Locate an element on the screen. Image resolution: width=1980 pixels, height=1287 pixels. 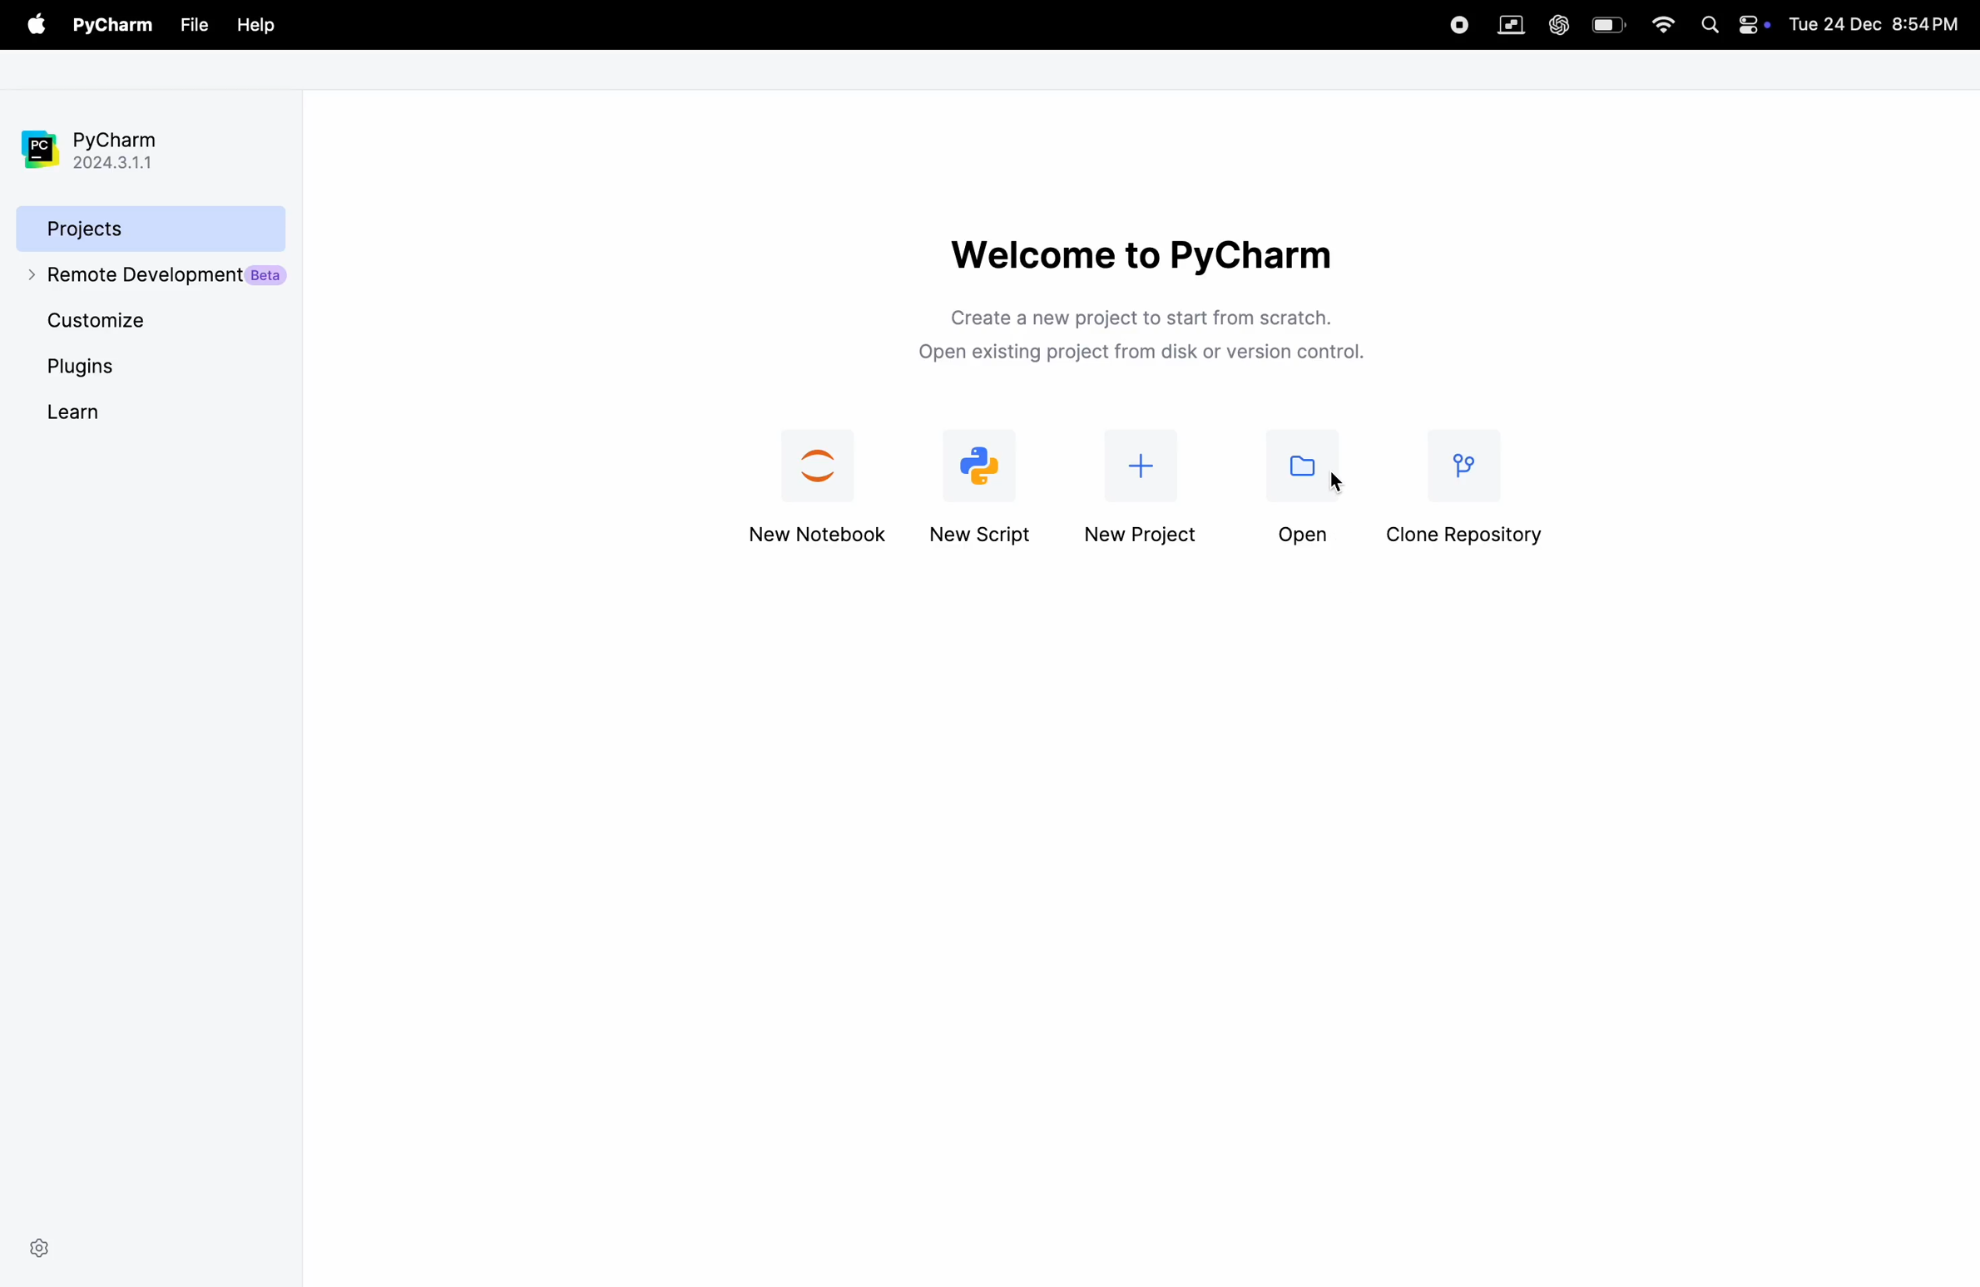
help is located at coordinates (253, 22).